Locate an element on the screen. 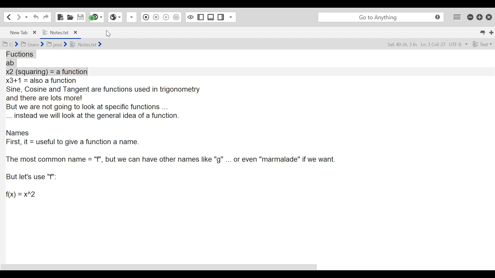 This screenshot has width=495, height=278. Open Tab is located at coordinates (21, 32).